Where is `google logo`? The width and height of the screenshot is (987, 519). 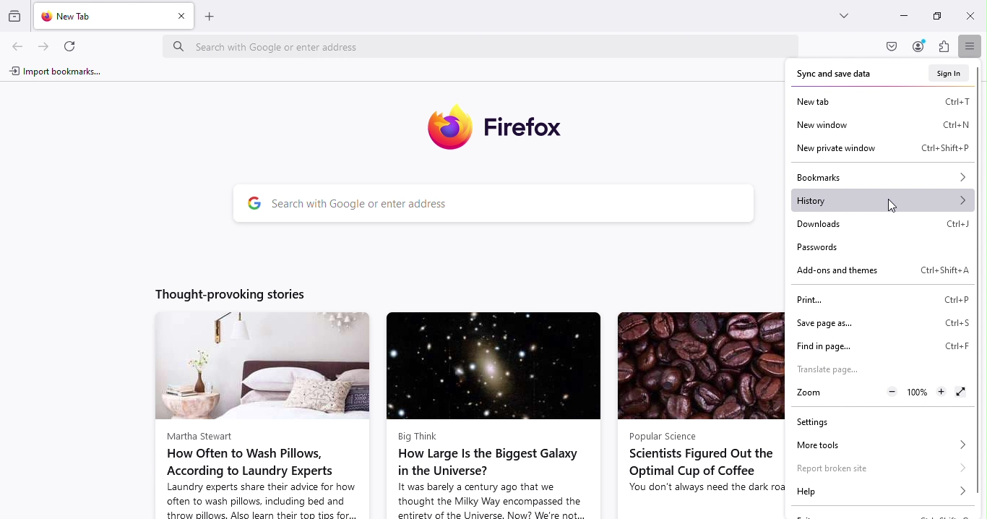 google logo is located at coordinates (249, 205).